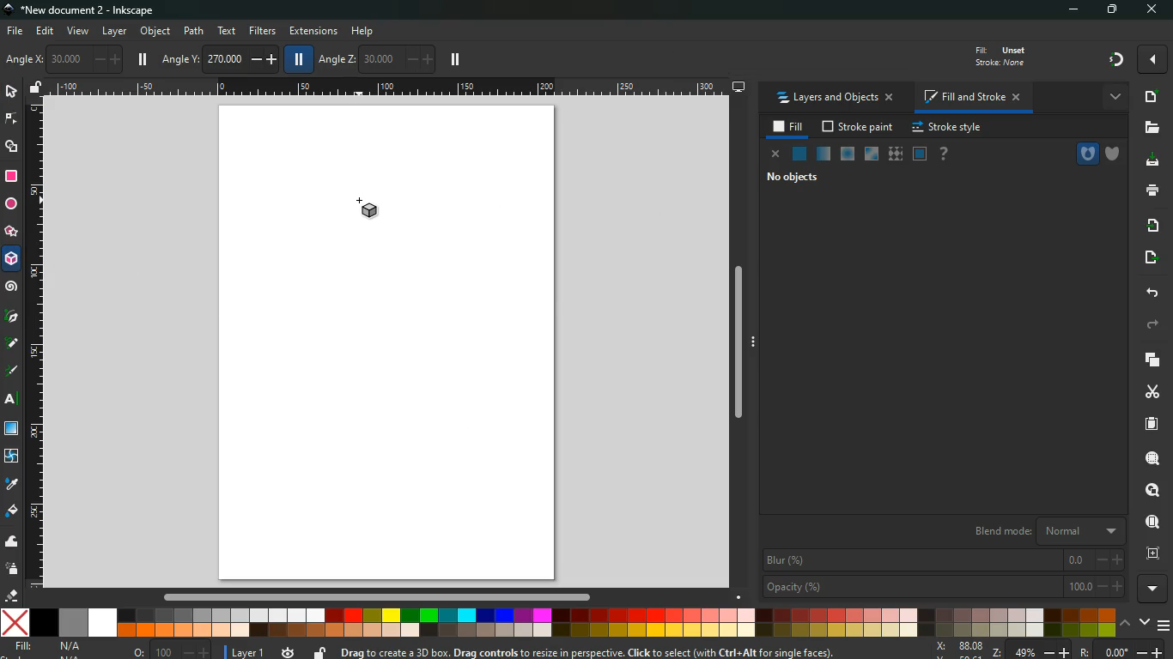 The width and height of the screenshot is (1173, 659). I want to click on 3d tool, so click(370, 211).